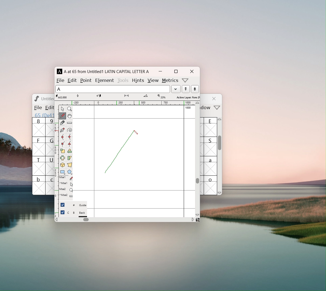  Describe the element at coordinates (220, 120) in the screenshot. I see `scroll up` at that location.